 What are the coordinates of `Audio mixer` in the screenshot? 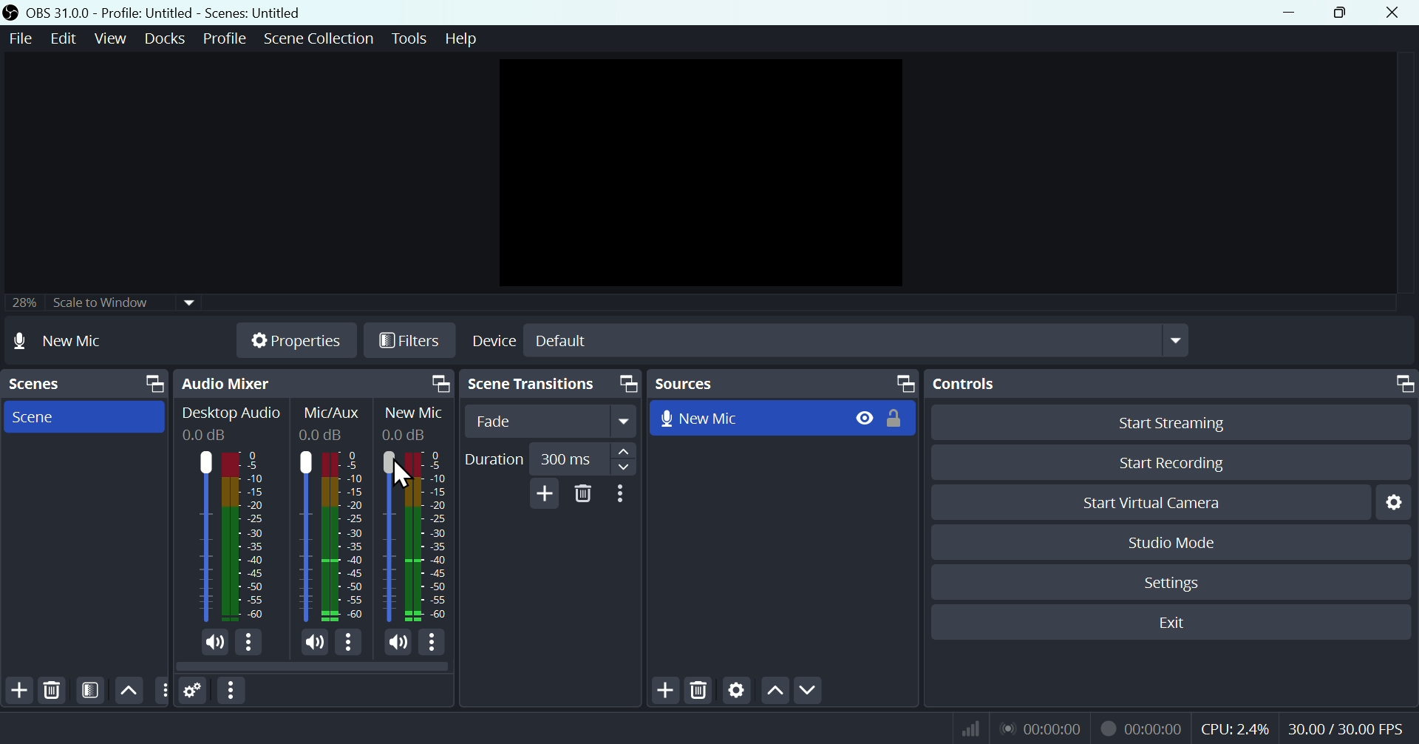 It's located at (311, 384).